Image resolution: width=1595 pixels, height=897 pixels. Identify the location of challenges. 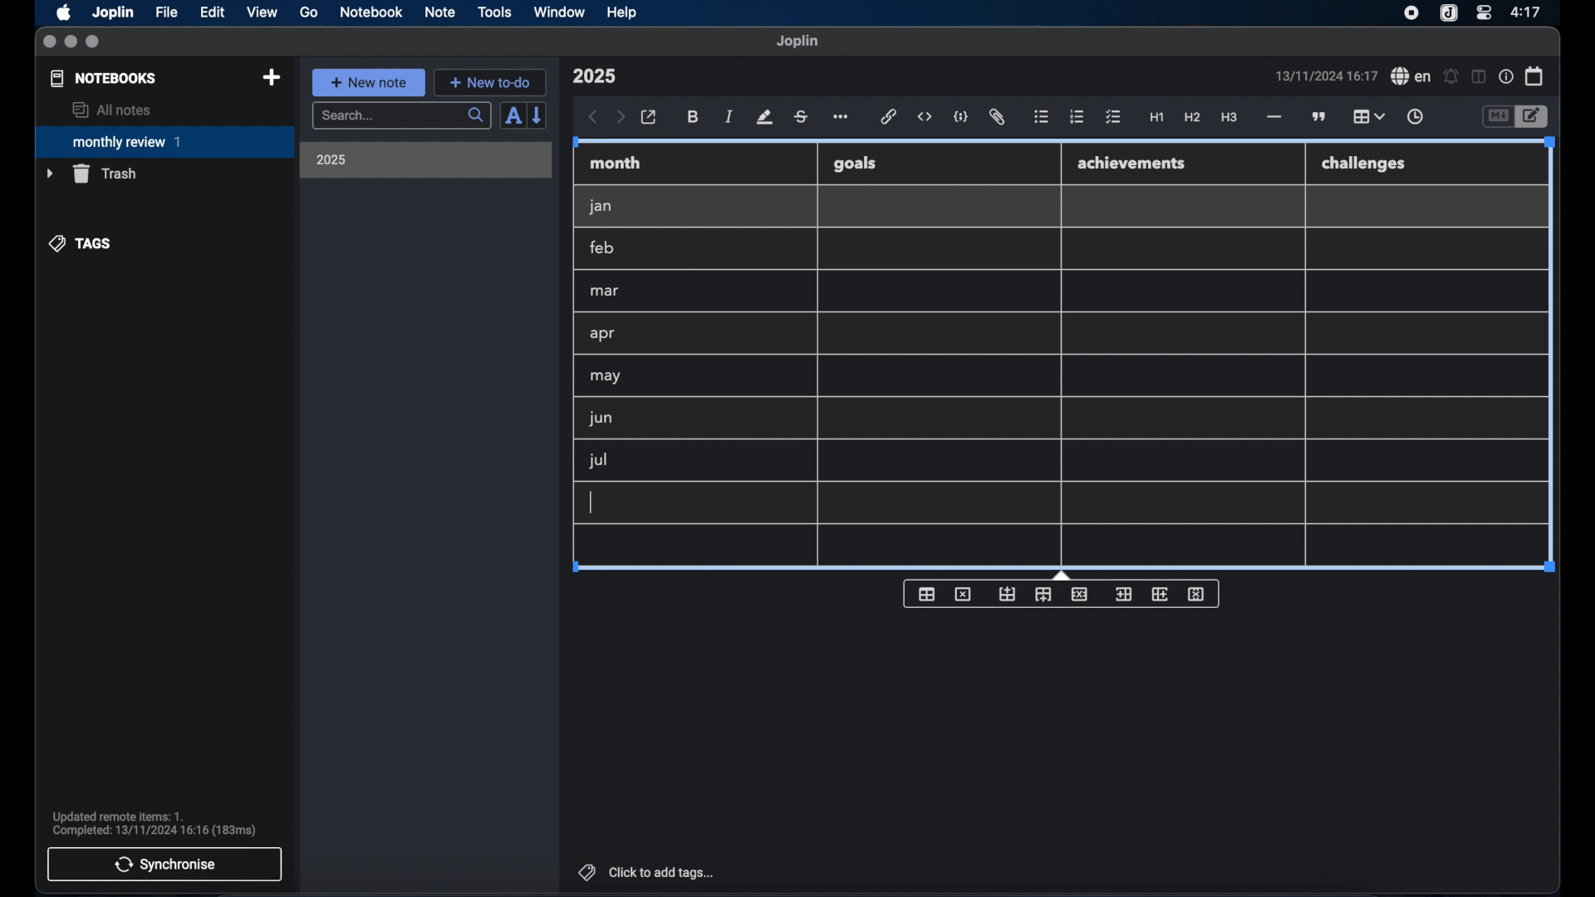
(1365, 164).